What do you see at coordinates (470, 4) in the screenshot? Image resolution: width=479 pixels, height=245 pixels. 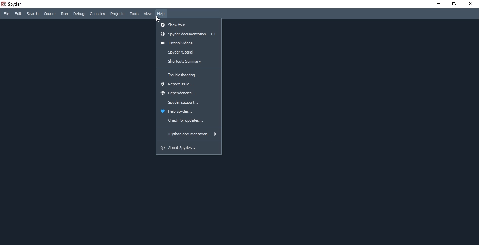 I see `close` at bounding box center [470, 4].